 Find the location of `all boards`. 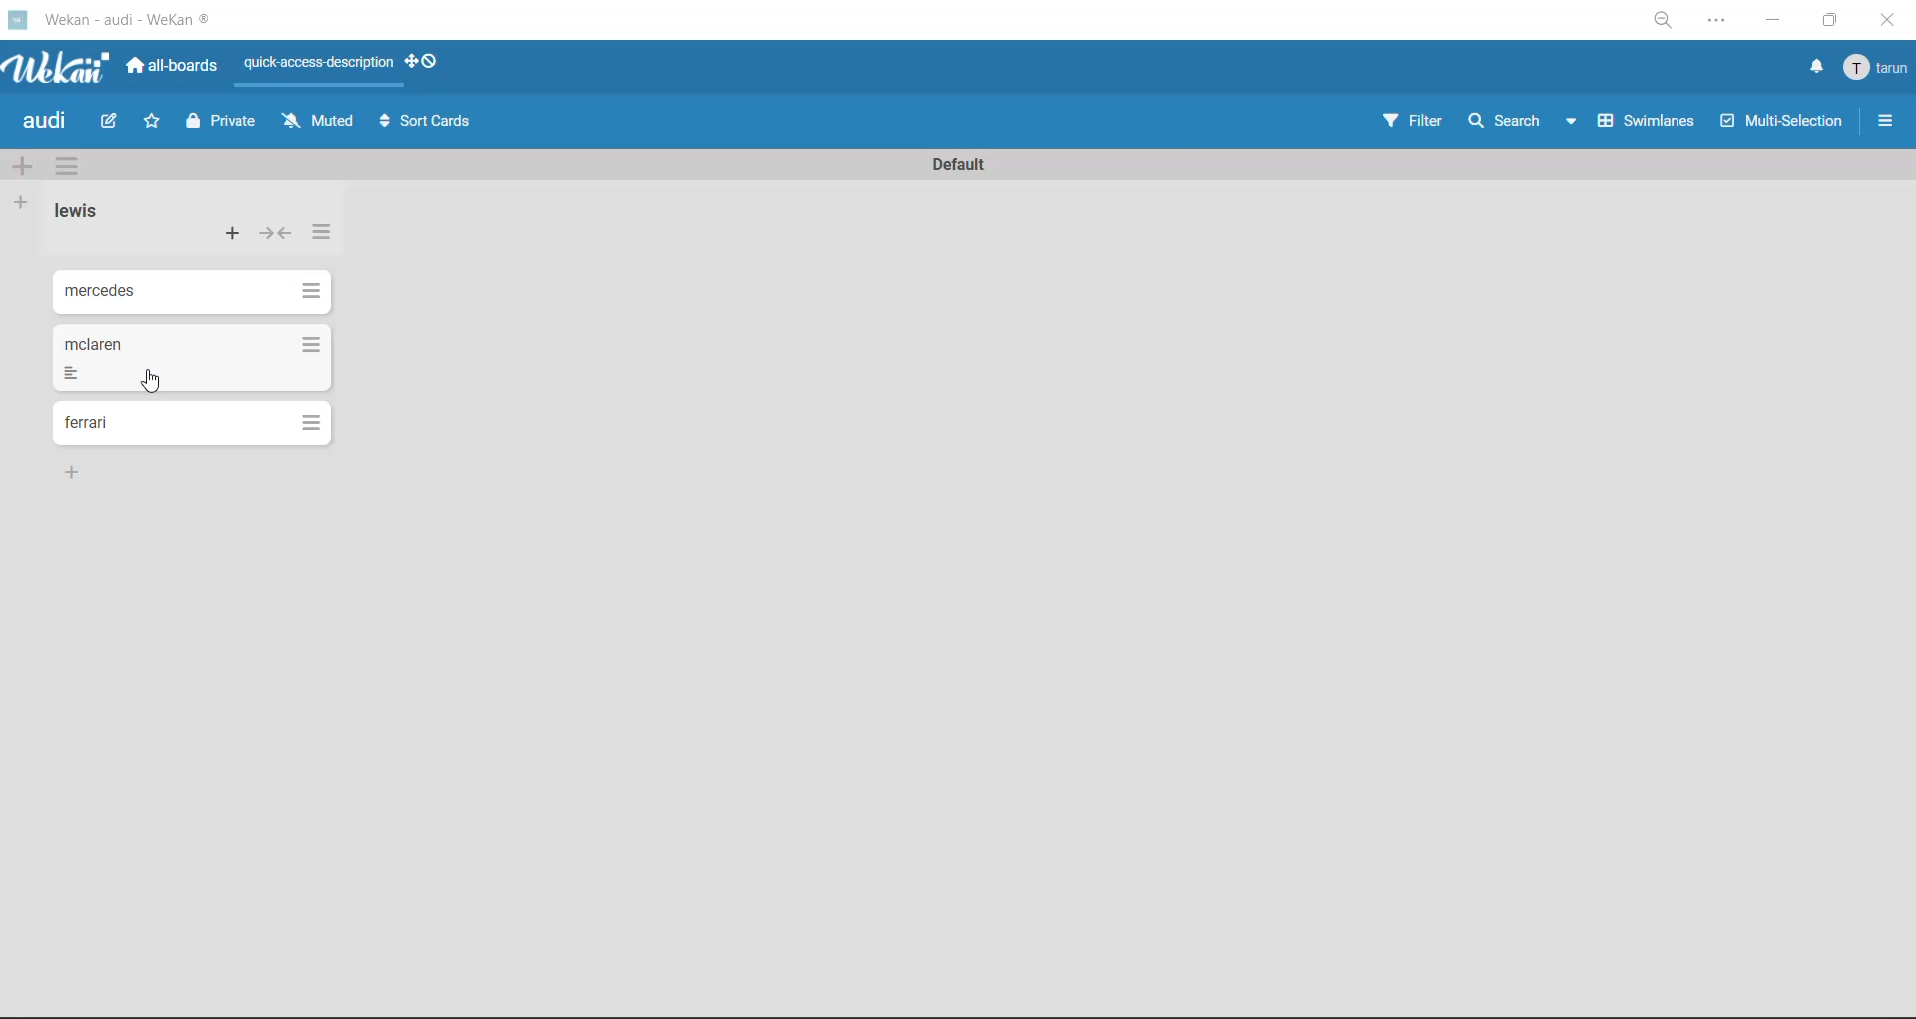

all boards is located at coordinates (173, 66).